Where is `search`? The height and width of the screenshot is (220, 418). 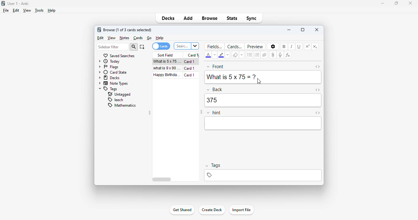
search is located at coordinates (187, 46).